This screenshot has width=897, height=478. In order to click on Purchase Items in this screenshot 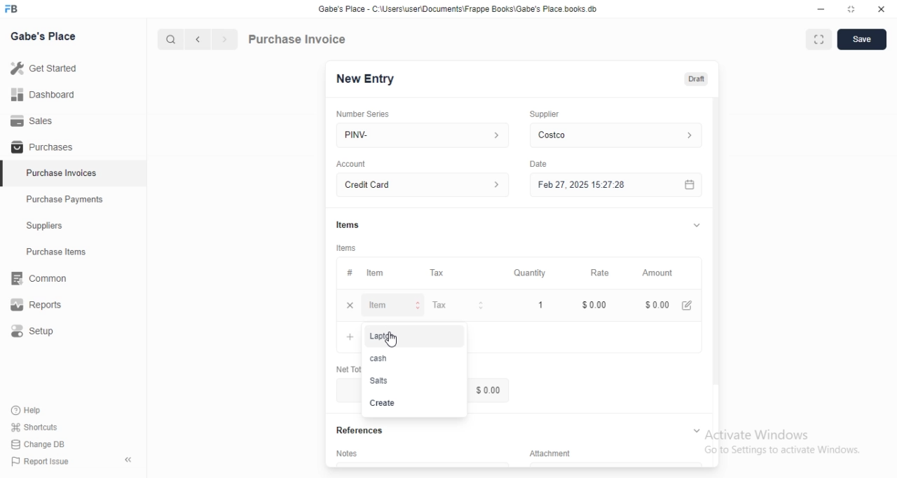, I will do `click(74, 252)`.